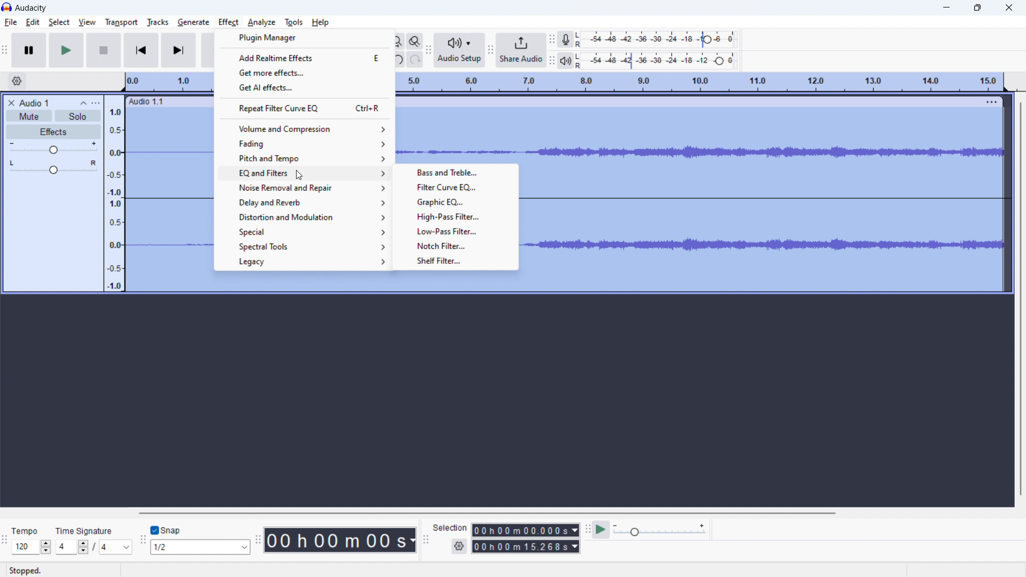 The height and width of the screenshot is (577, 1026). I want to click on project title, so click(34, 103).